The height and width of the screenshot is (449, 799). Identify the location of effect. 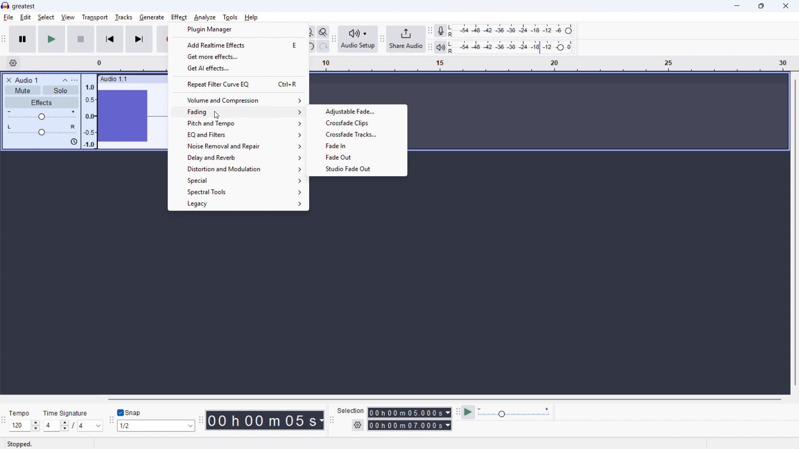
(179, 17).